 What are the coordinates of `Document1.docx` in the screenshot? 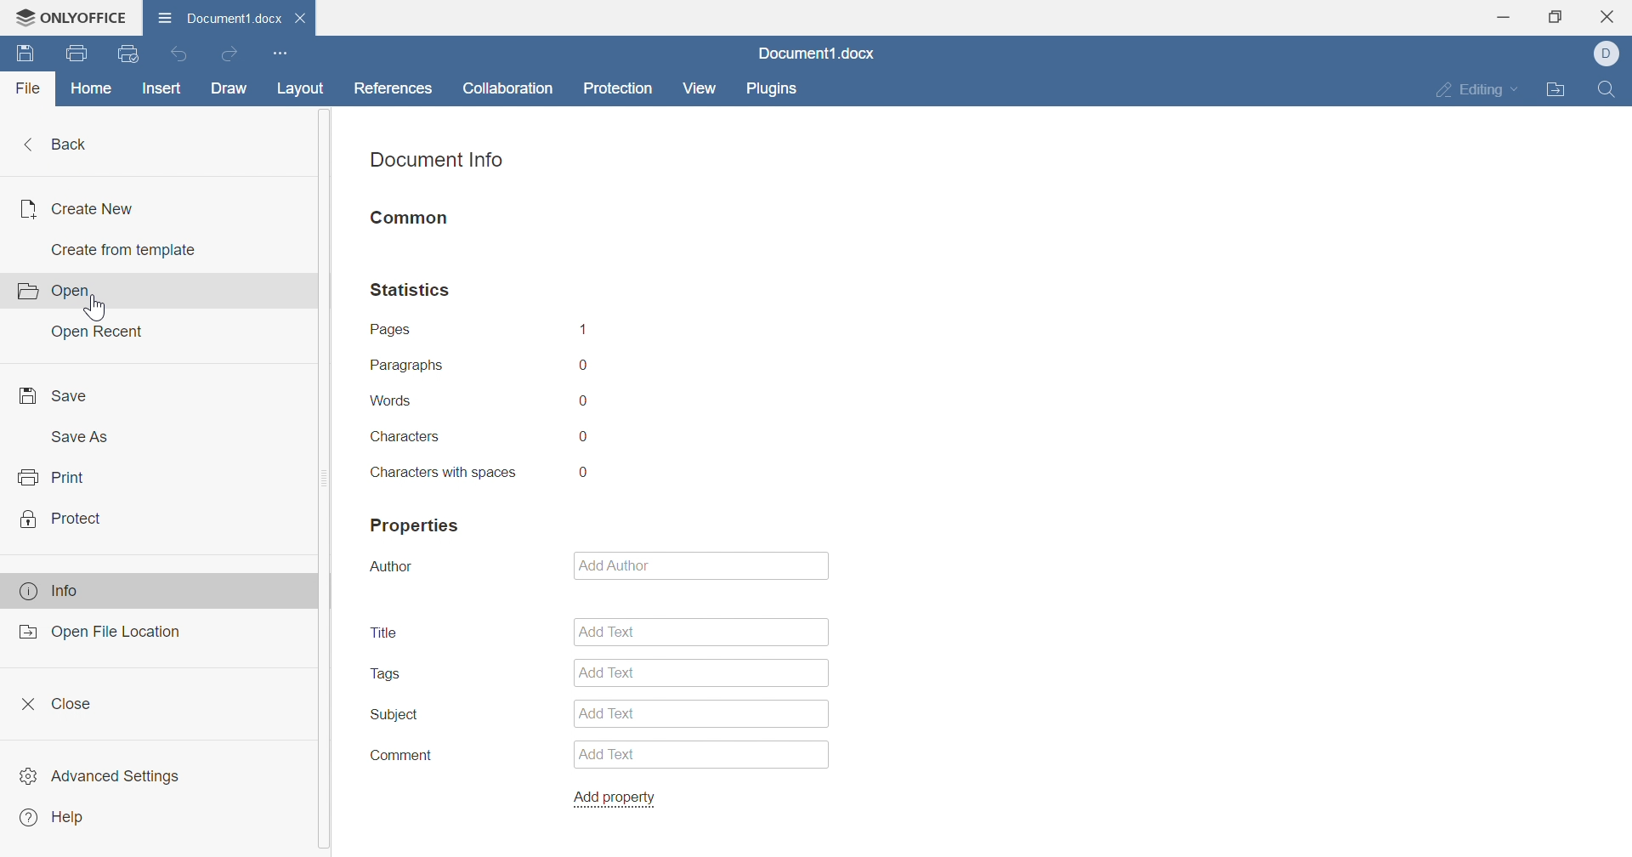 It's located at (814, 54).